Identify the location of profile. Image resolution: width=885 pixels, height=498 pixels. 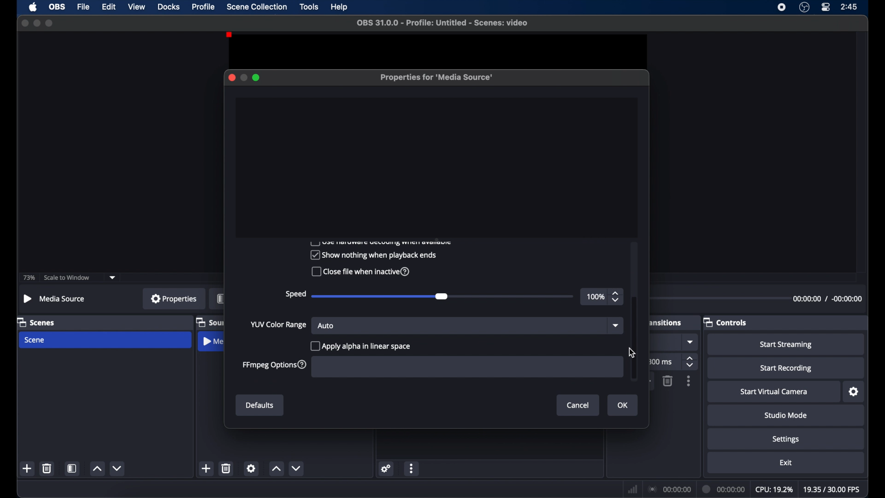
(204, 6).